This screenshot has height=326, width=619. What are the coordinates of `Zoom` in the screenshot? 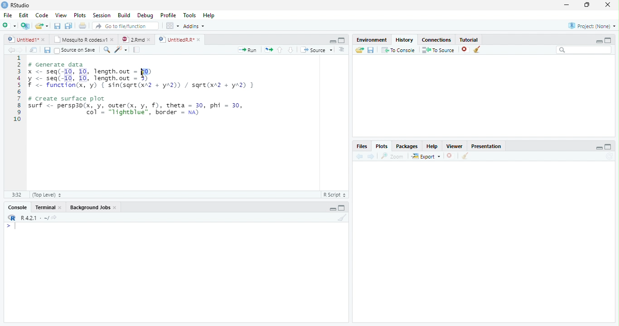 It's located at (392, 156).